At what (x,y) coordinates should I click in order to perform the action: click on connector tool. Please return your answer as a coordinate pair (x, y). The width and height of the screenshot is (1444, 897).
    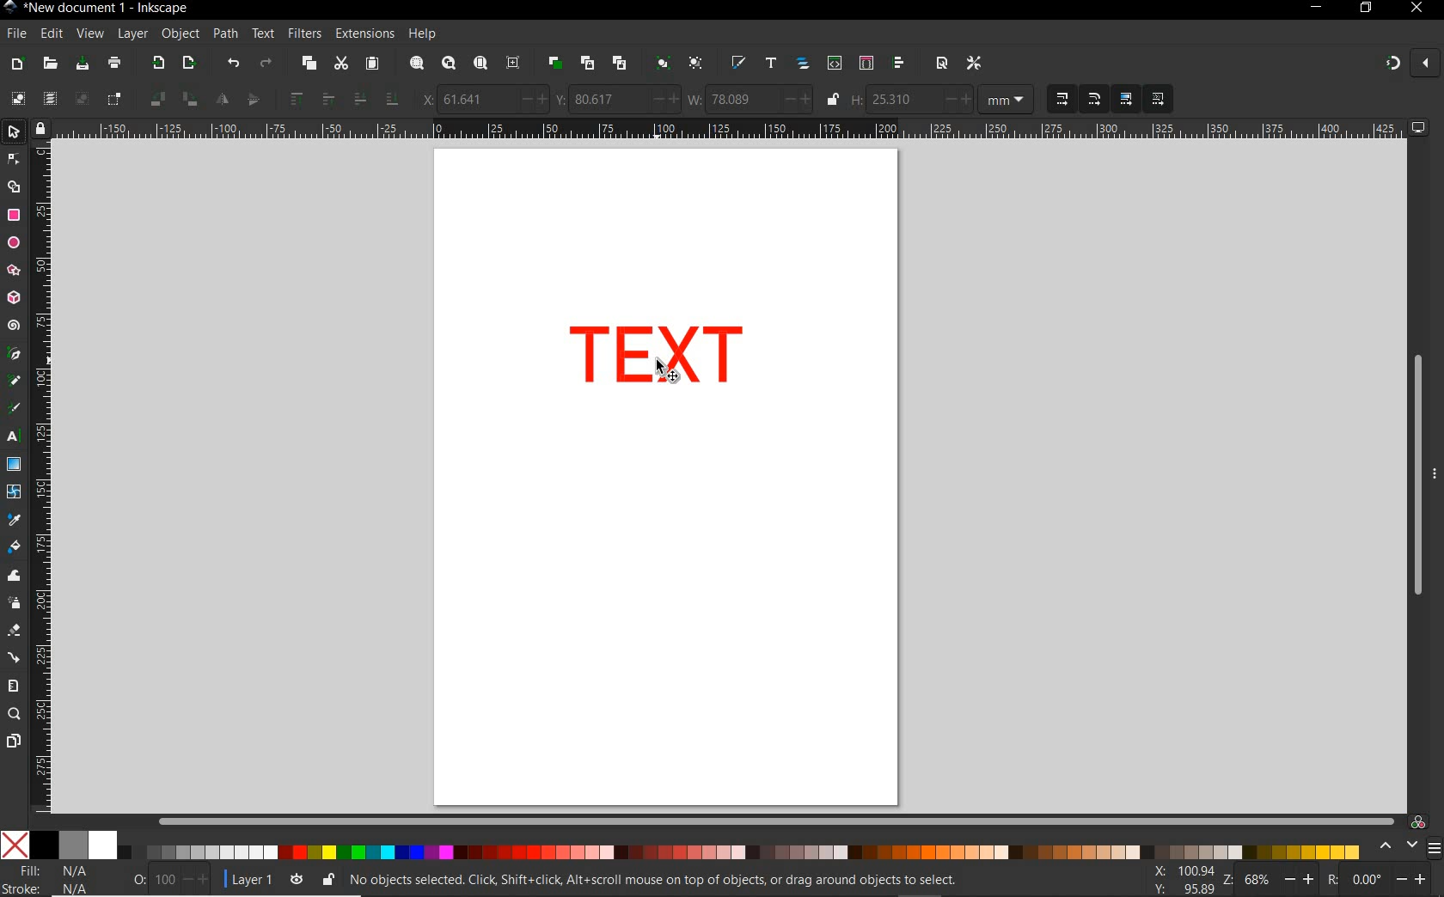
    Looking at the image, I should click on (14, 657).